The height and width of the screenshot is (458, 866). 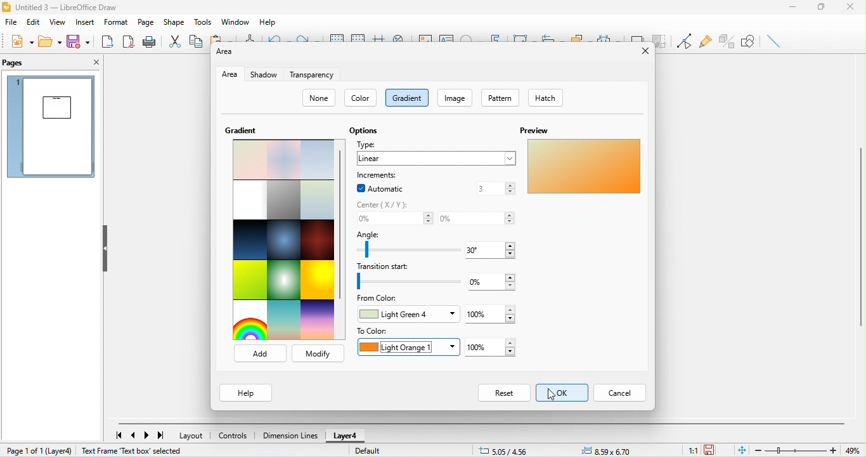 What do you see at coordinates (49, 128) in the screenshot?
I see `page preview` at bounding box center [49, 128].